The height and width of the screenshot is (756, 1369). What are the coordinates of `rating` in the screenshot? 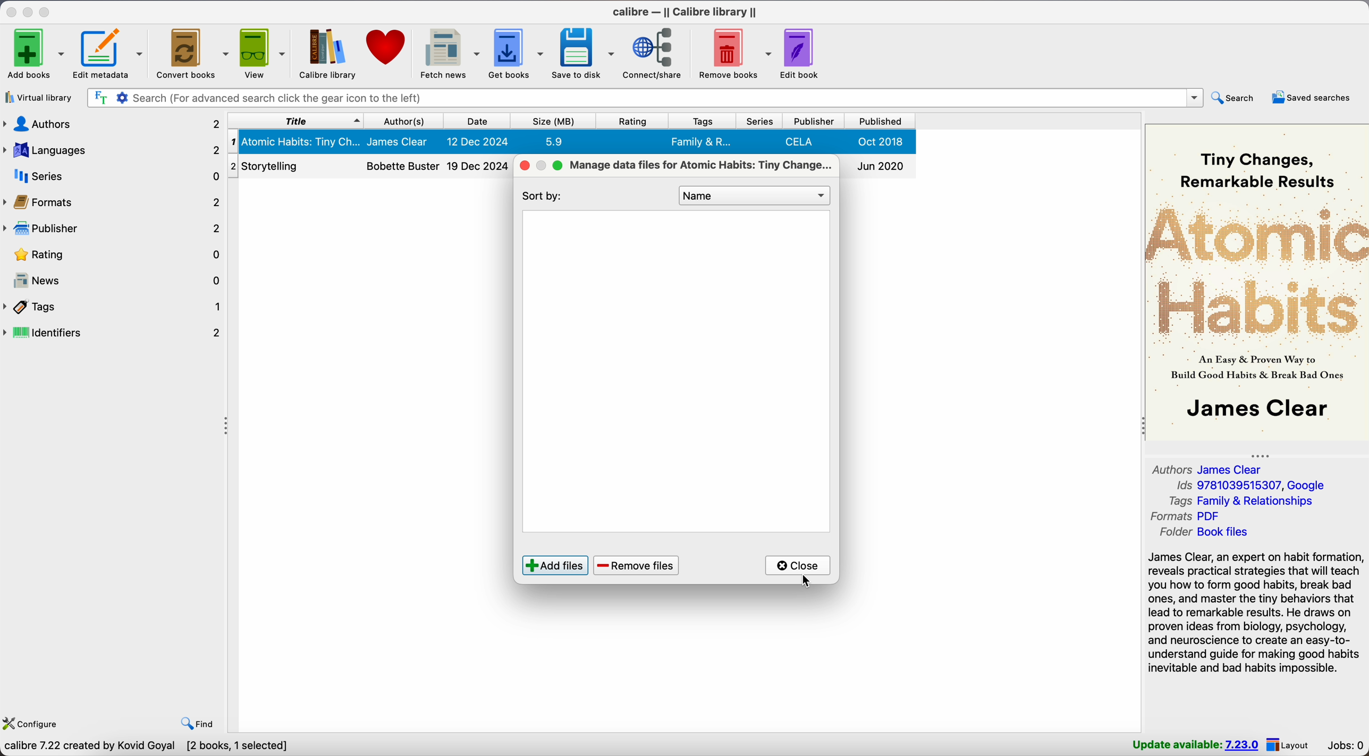 It's located at (117, 256).